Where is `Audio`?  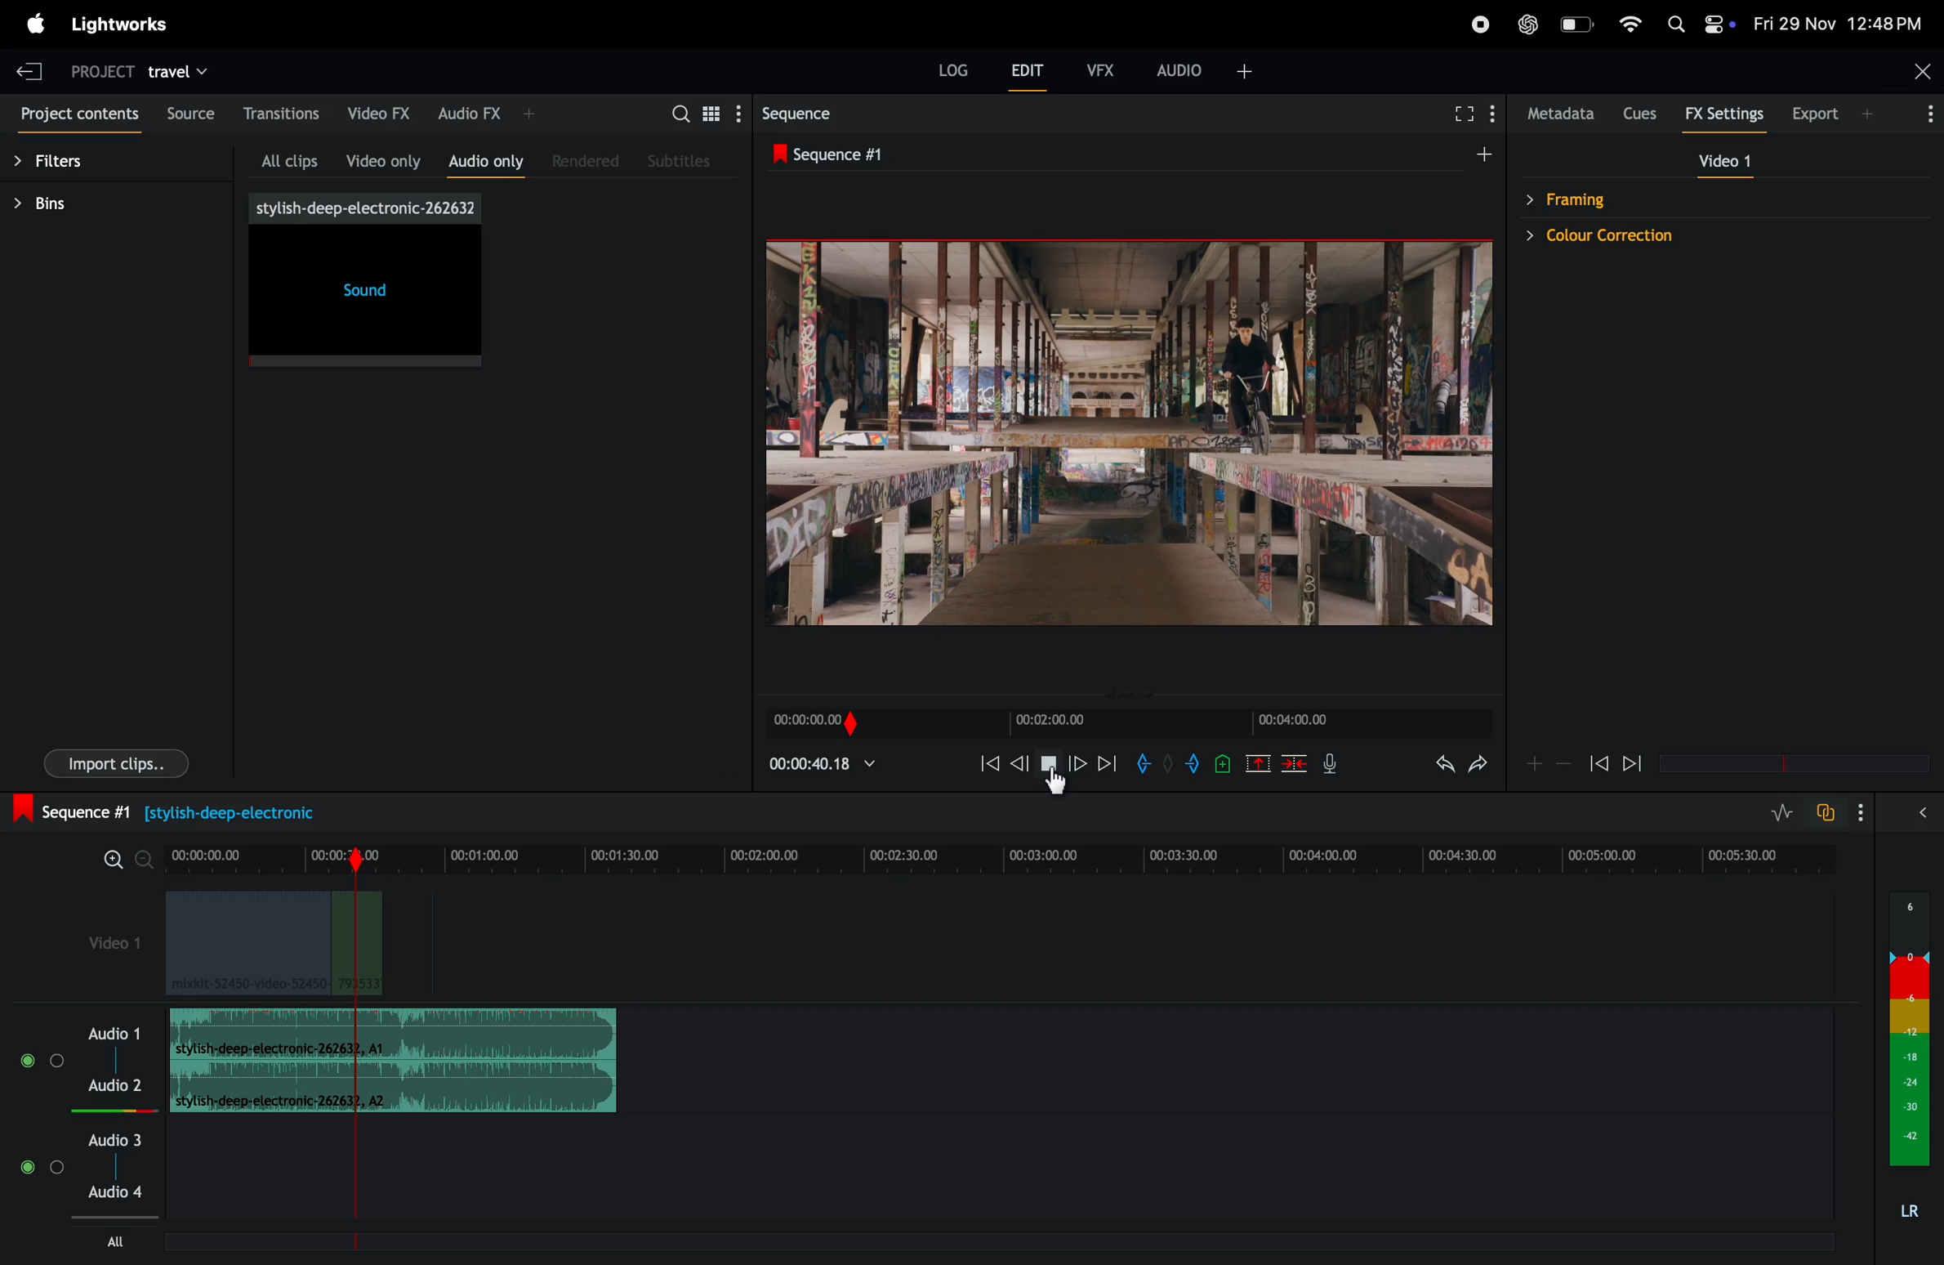
Audio is located at coordinates (116, 1193).